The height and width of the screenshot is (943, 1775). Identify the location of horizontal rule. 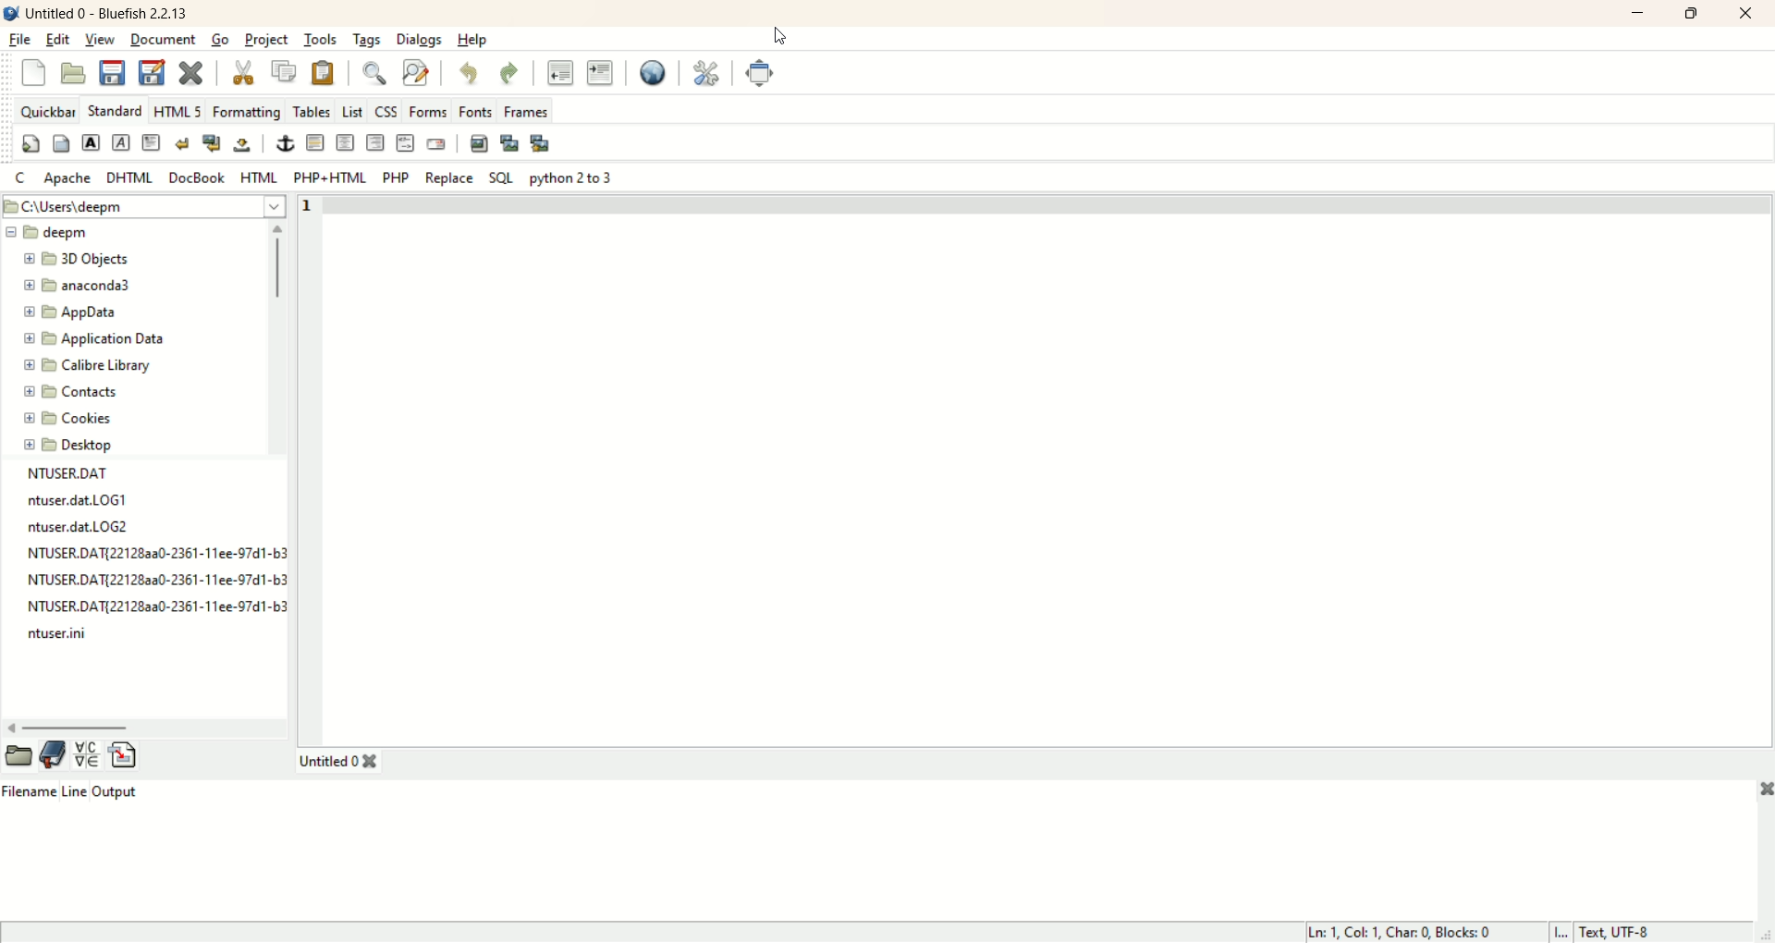
(314, 142).